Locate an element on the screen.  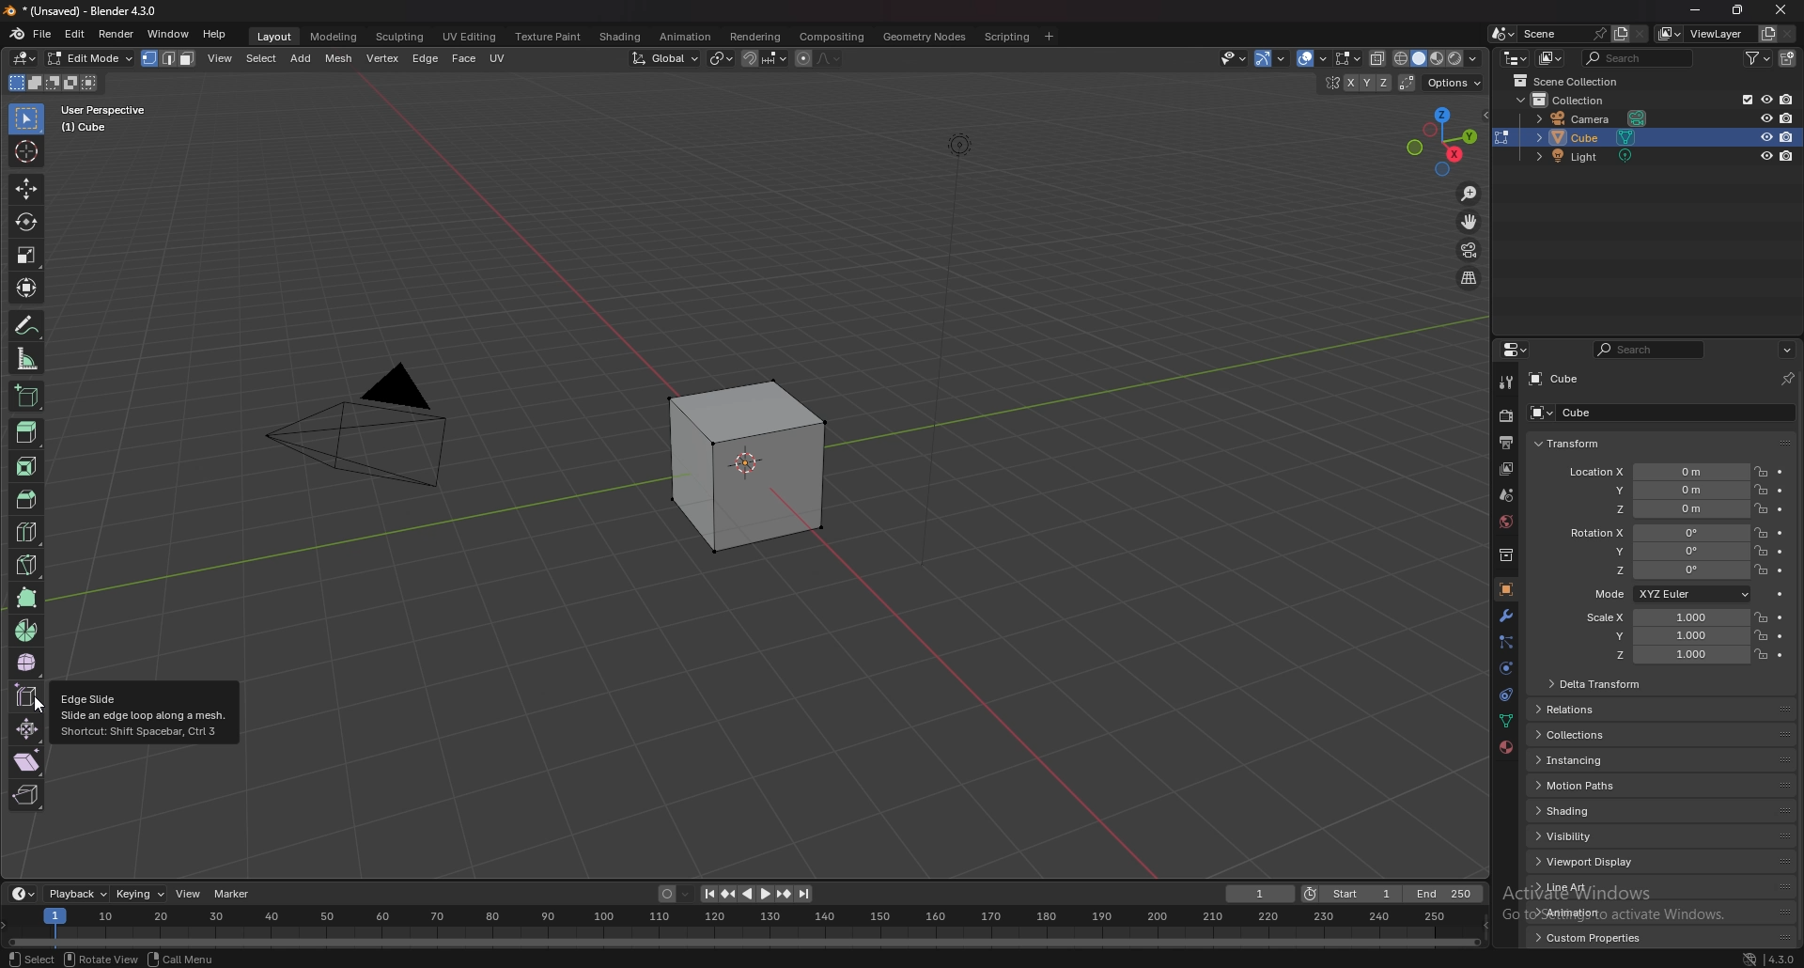
select is located at coordinates (218, 58).